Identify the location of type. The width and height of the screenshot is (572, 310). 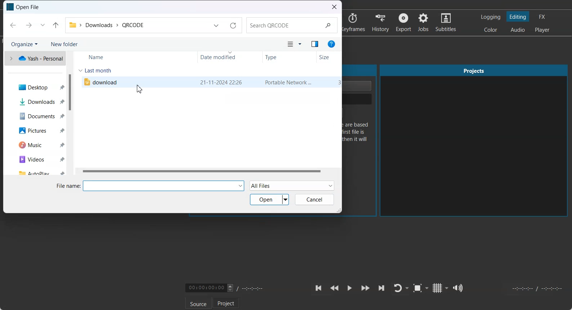
(288, 83).